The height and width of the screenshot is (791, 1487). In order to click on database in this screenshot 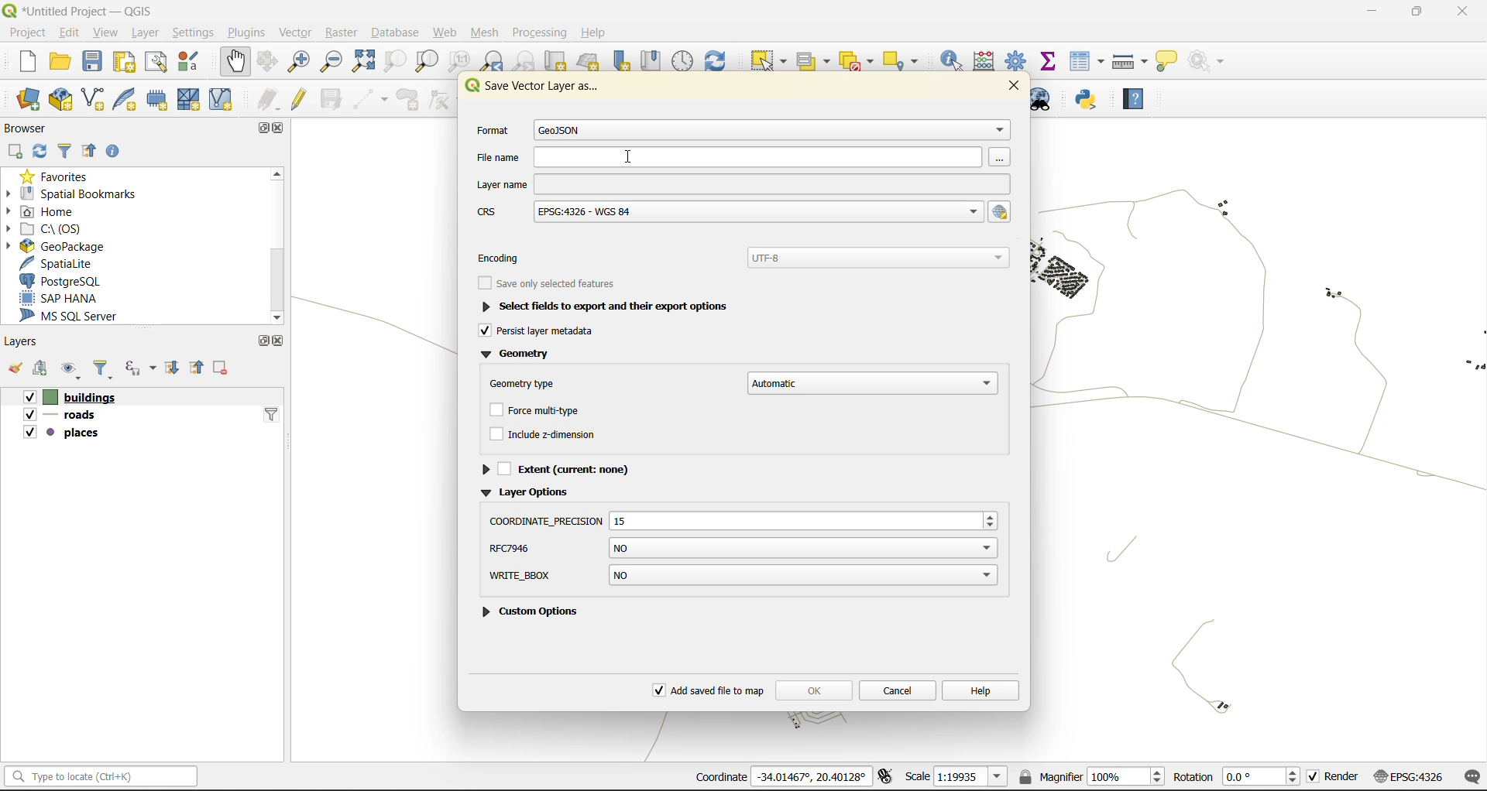, I will do `click(398, 31)`.